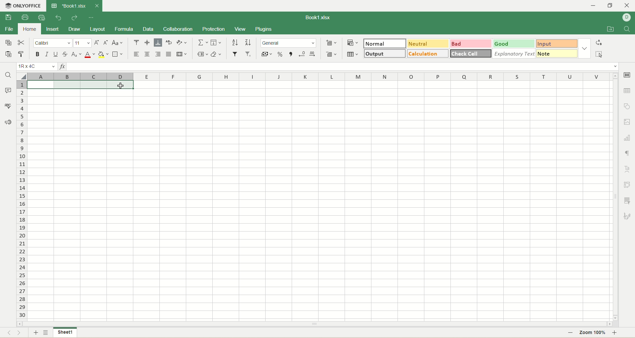 Image resolution: width=635 pixels, height=338 pixels. I want to click on input, so click(557, 44).